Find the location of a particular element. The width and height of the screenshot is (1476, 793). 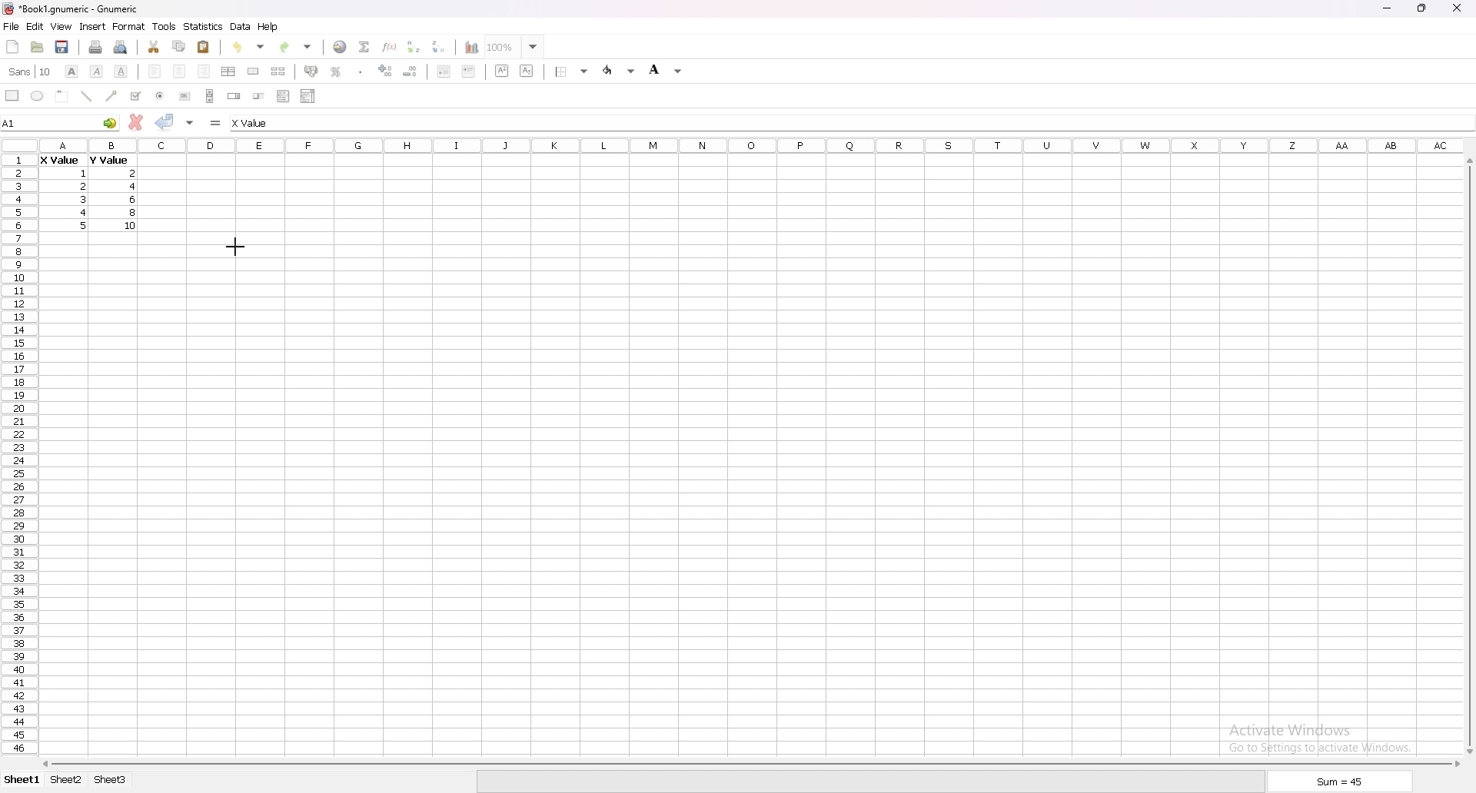

function is located at coordinates (391, 46).